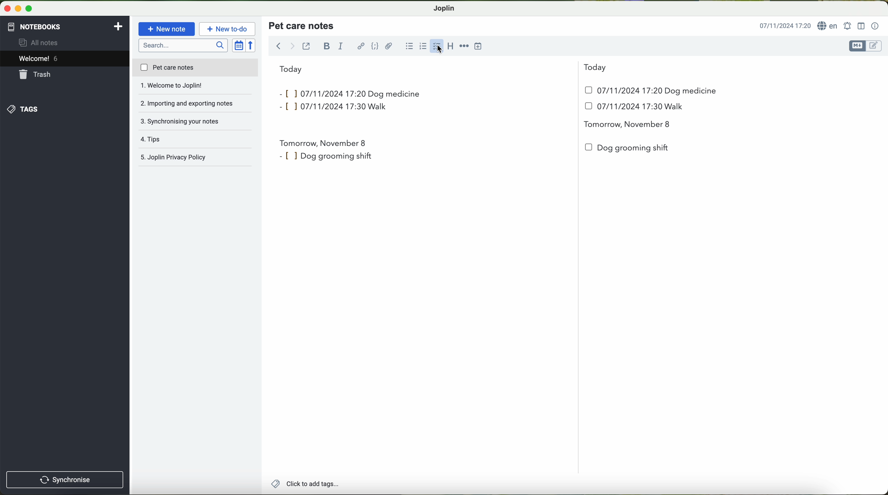 The height and width of the screenshot is (495, 888). Describe the element at coordinates (422, 42) in the screenshot. I see `numbered list` at that location.